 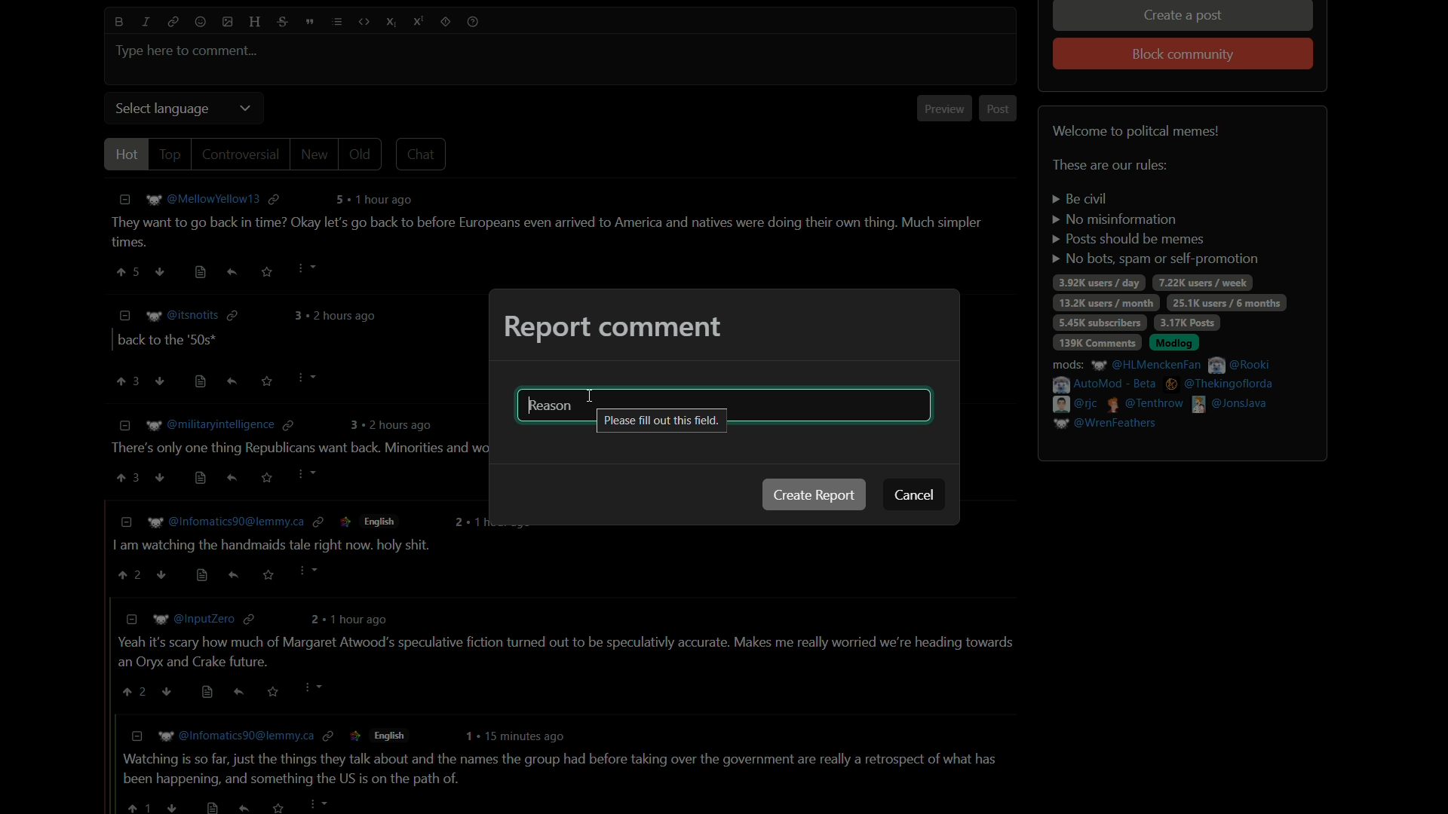 What do you see at coordinates (266, 383) in the screenshot?
I see `save` at bounding box center [266, 383].